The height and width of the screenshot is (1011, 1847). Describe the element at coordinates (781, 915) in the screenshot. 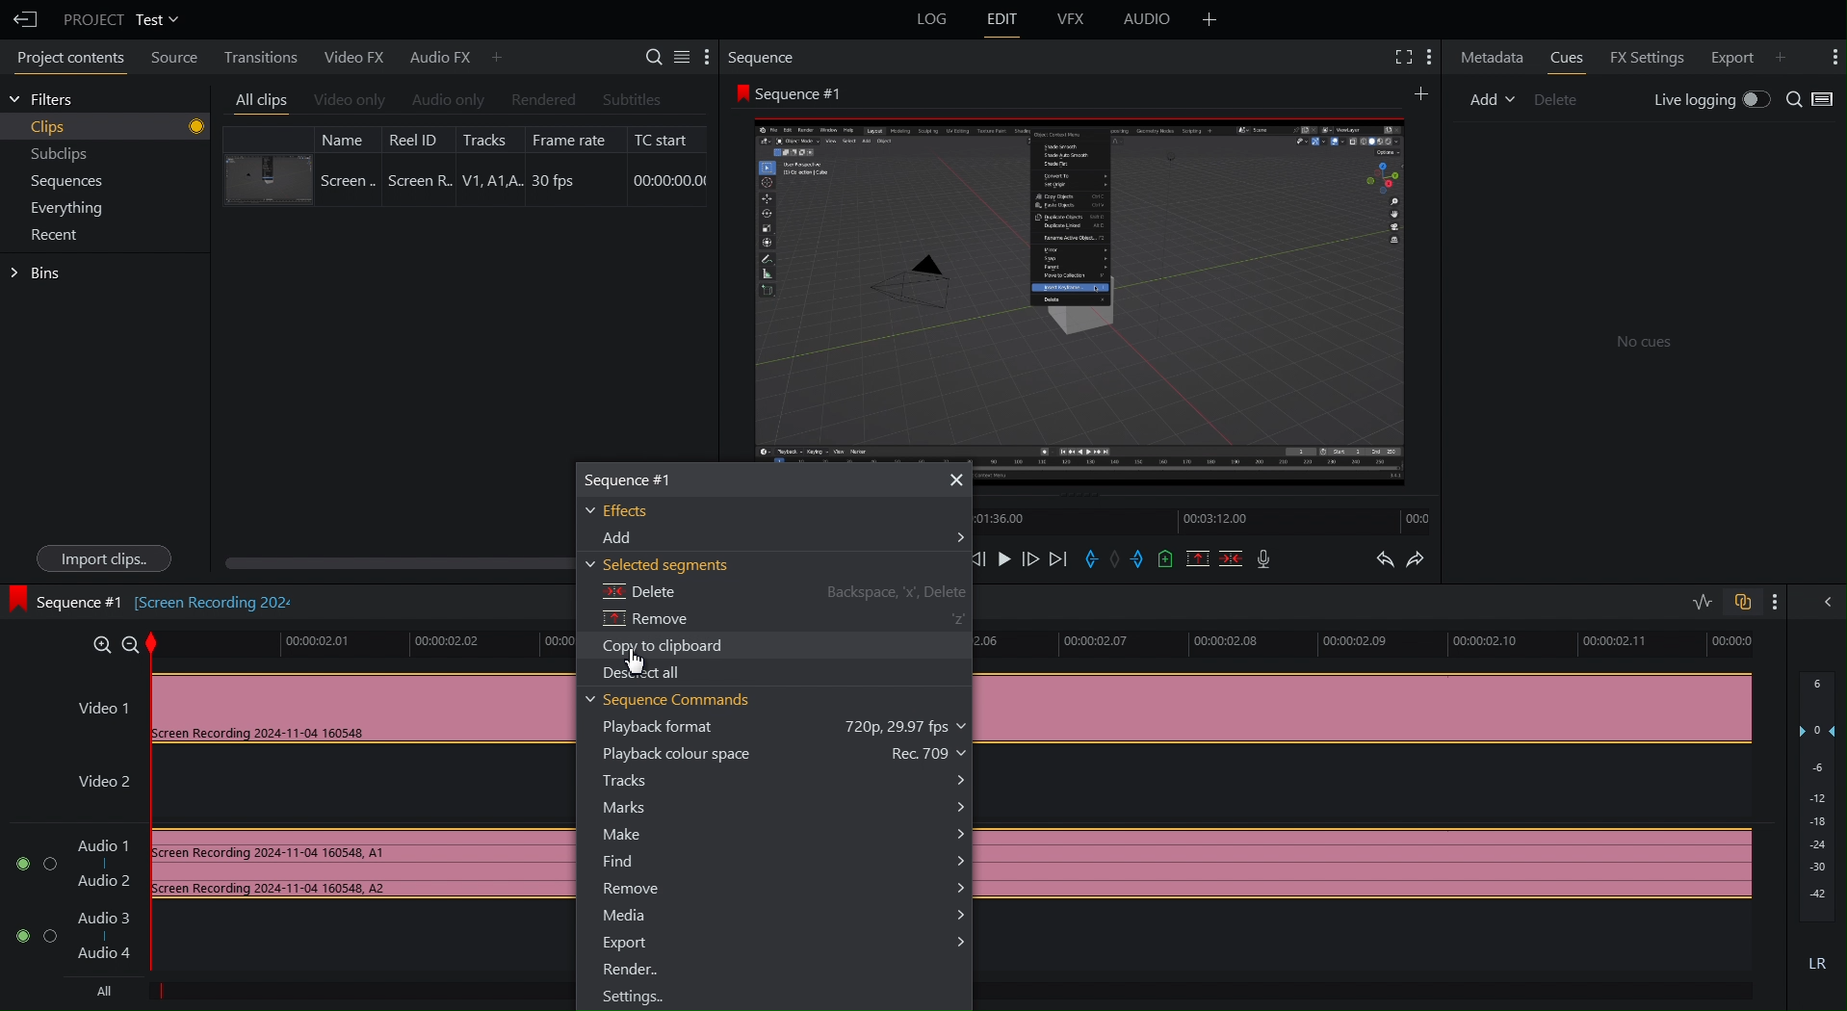

I see `Media` at that location.